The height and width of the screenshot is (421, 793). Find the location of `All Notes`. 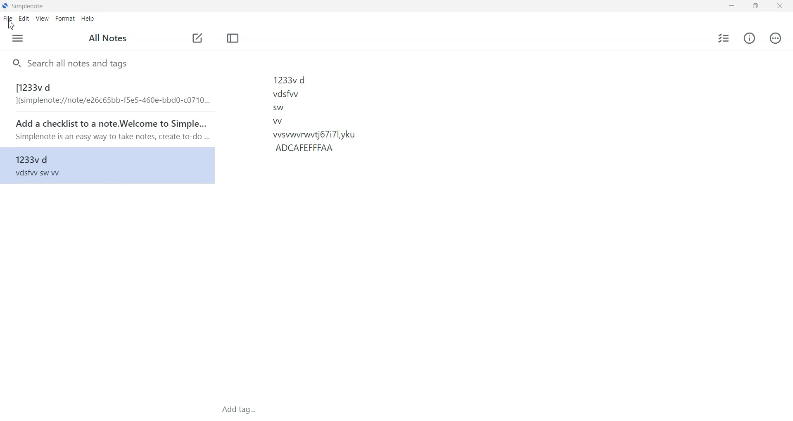

All Notes is located at coordinates (107, 38).